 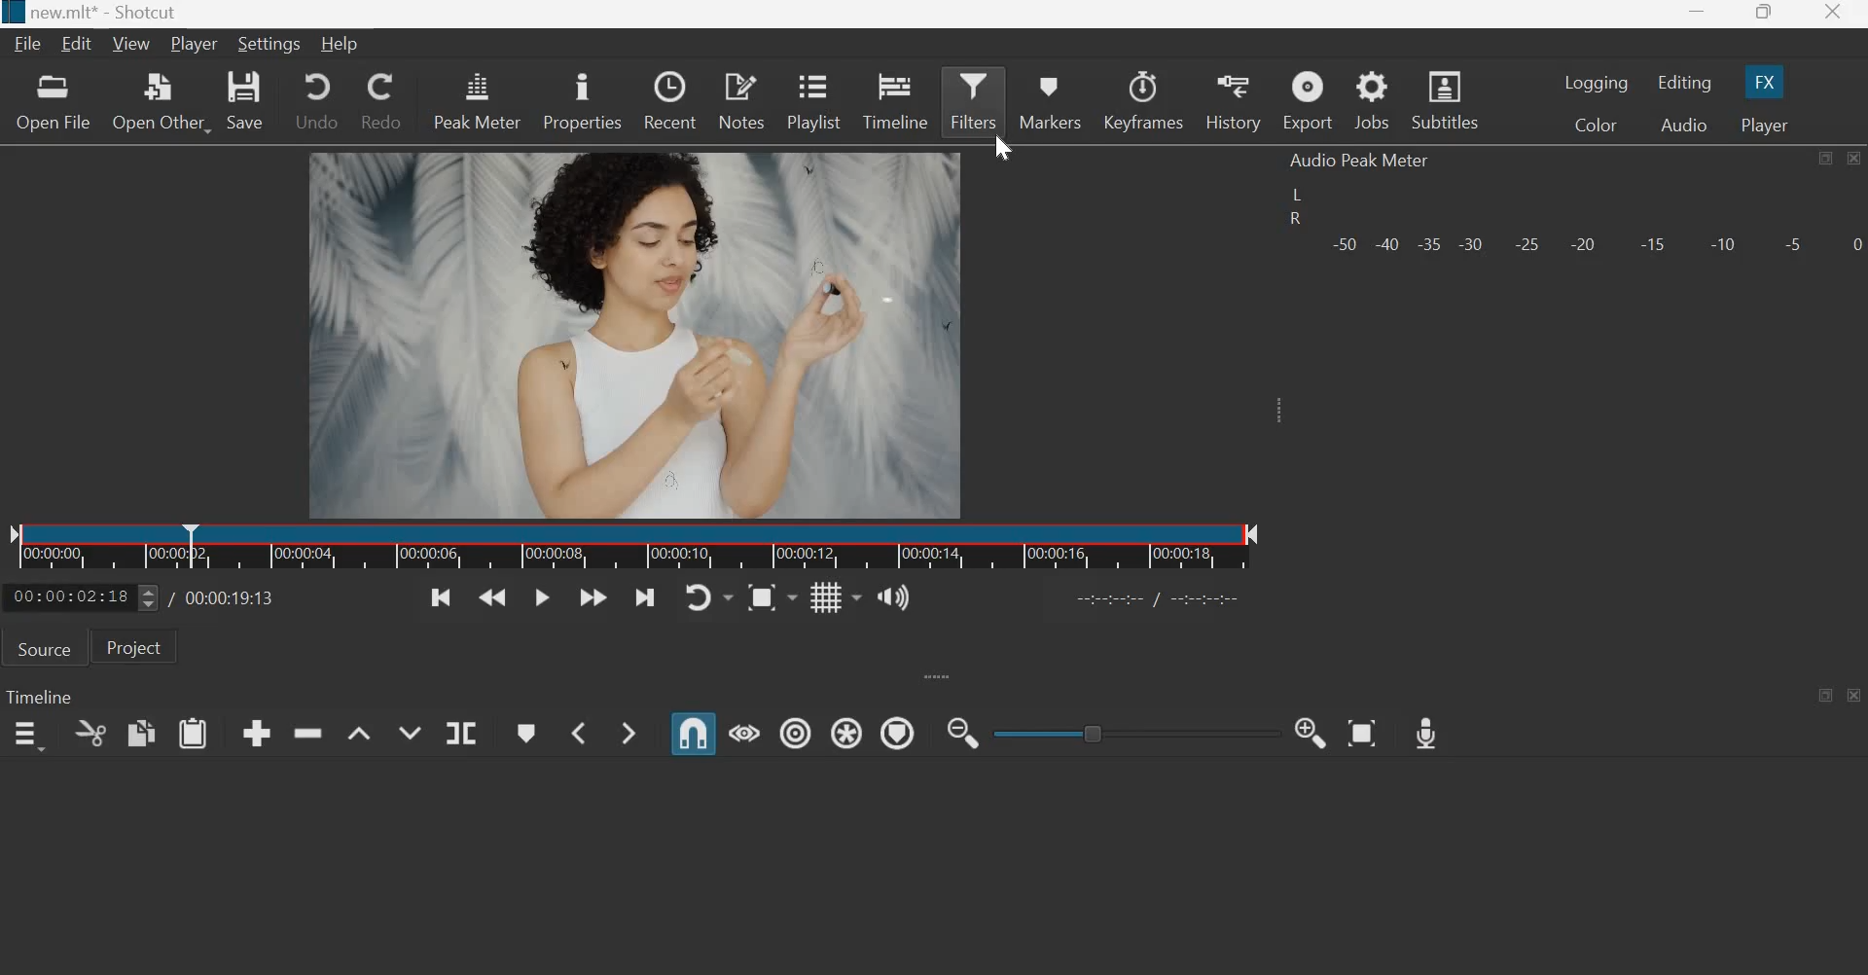 What do you see at coordinates (741, 100) in the screenshot?
I see `Notes` at bounding box center [741, 100].